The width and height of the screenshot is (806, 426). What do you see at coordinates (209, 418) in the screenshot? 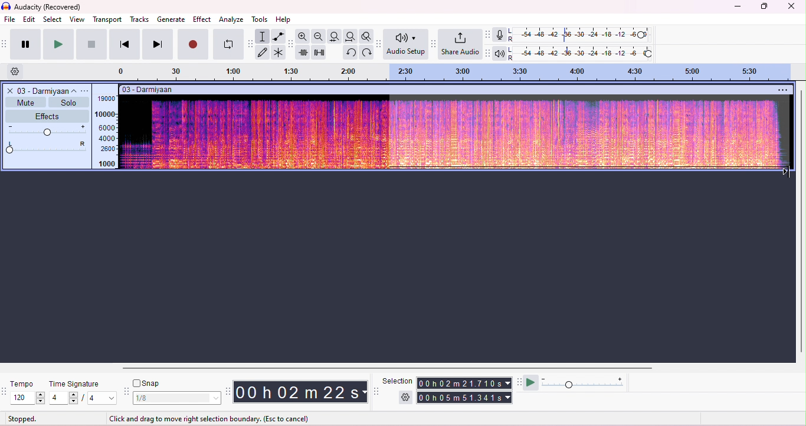
I see `Click and drag to move right selection boundary. (Esc to cancel)` at bounding box center [209, 418].